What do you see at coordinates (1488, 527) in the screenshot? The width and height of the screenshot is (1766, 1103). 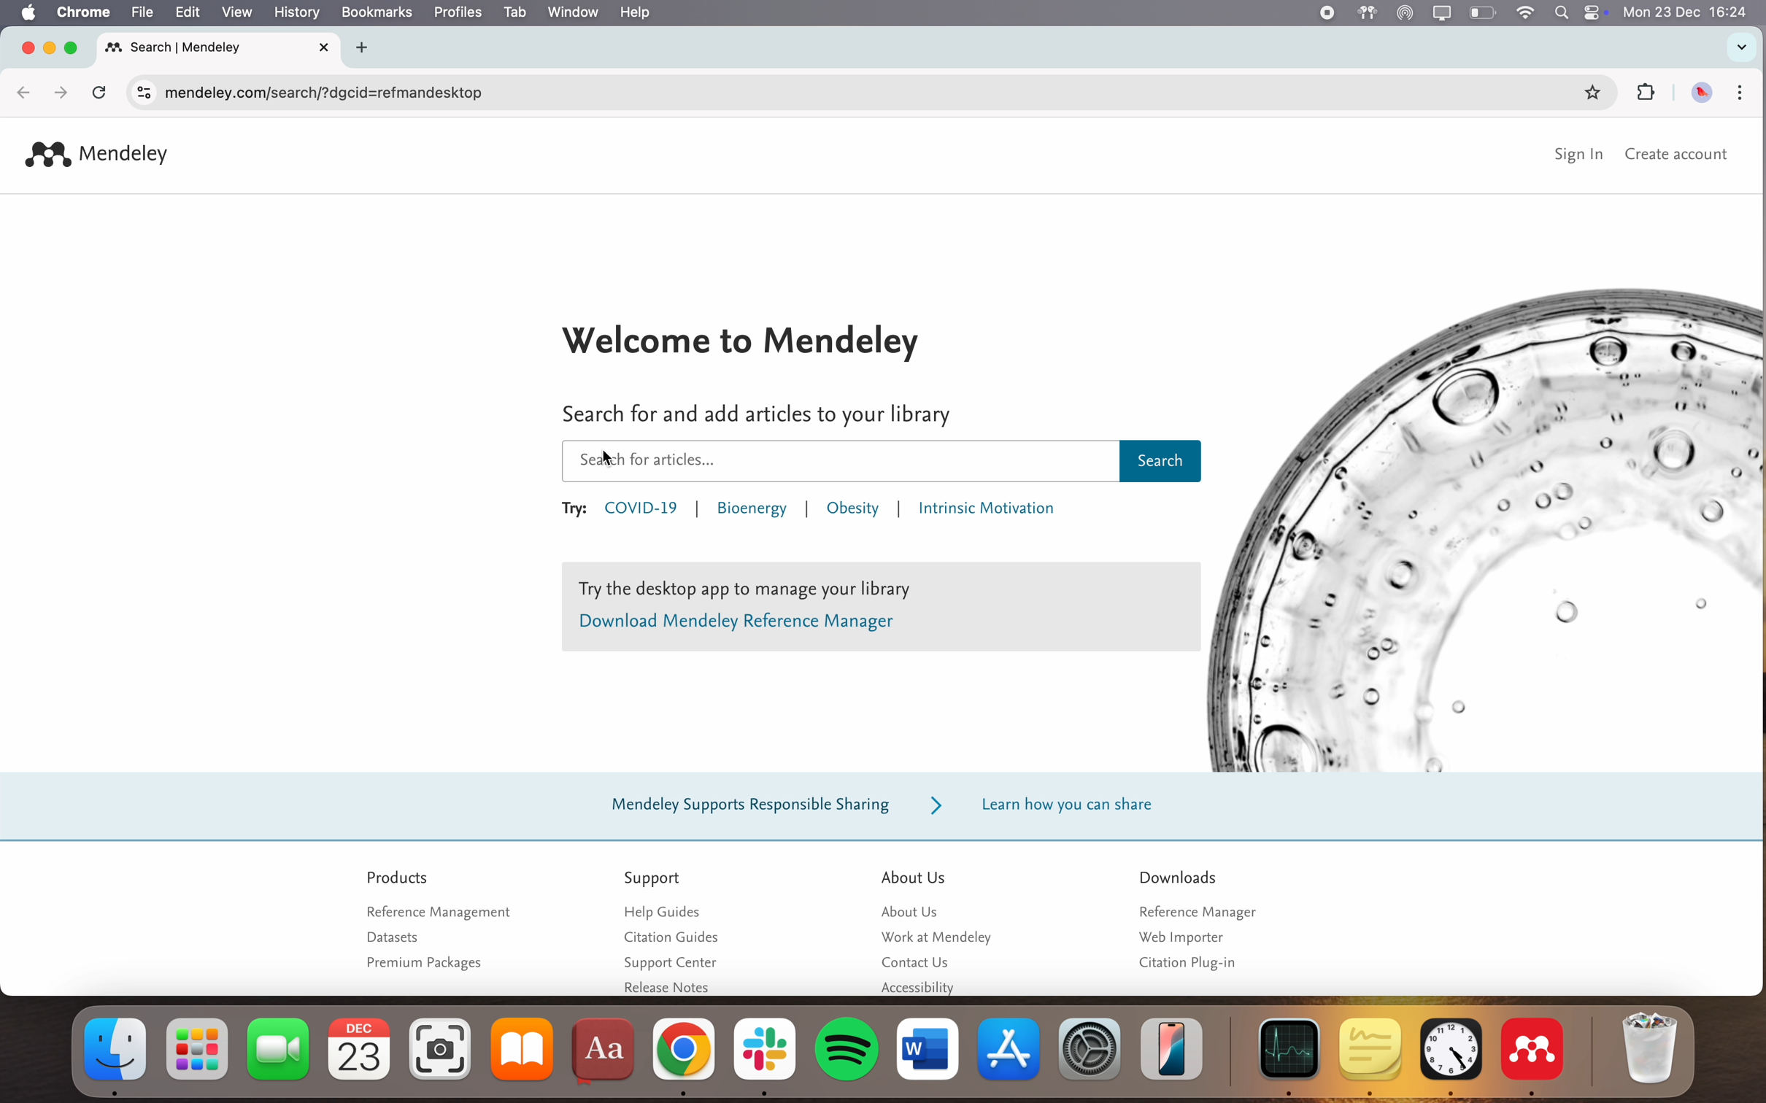 I see `image` at bounding box center [1488, 527].